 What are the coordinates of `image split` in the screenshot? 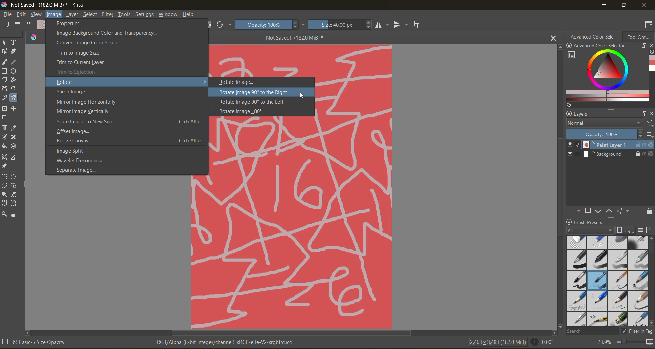 It's located at (78, 151).